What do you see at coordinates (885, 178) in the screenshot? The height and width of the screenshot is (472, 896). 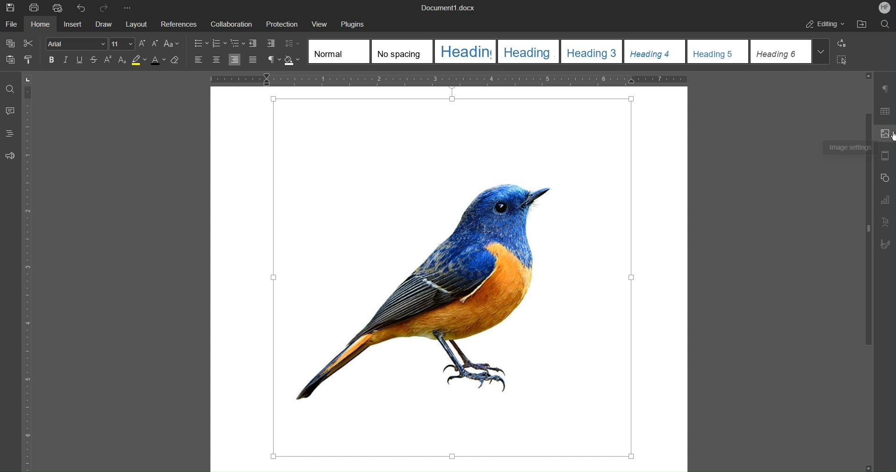 I see `Shape Settings` at bounding box center [885, 178].